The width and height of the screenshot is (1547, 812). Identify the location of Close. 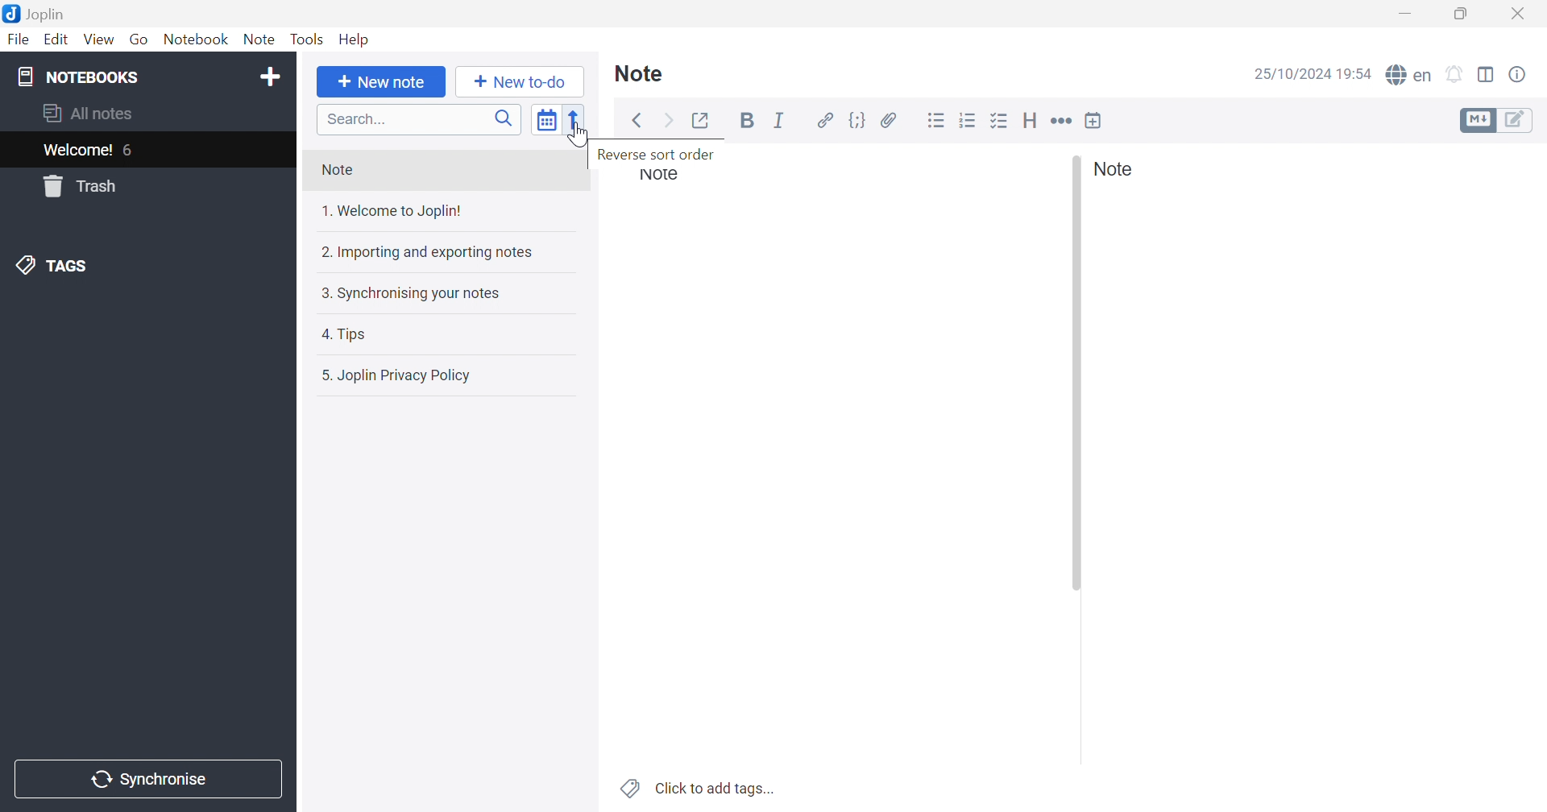
(1520, 15).